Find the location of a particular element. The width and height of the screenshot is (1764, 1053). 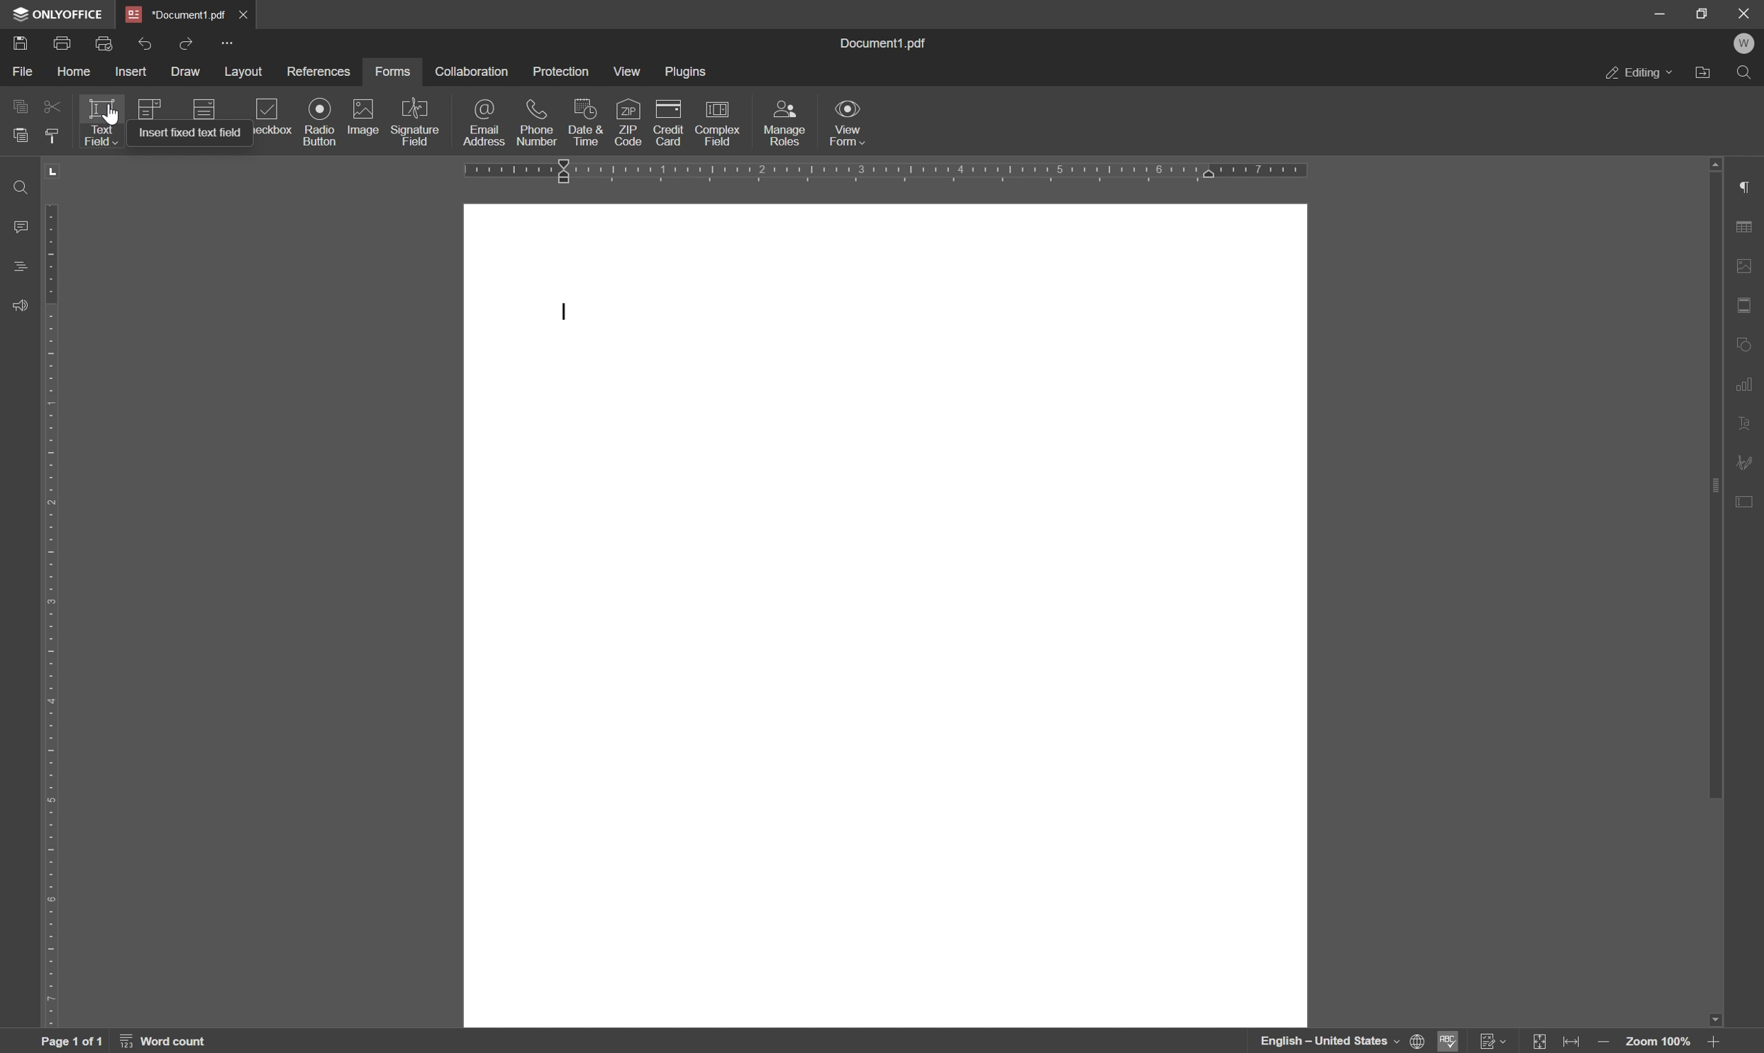

find is located at coordinates (16, 185).